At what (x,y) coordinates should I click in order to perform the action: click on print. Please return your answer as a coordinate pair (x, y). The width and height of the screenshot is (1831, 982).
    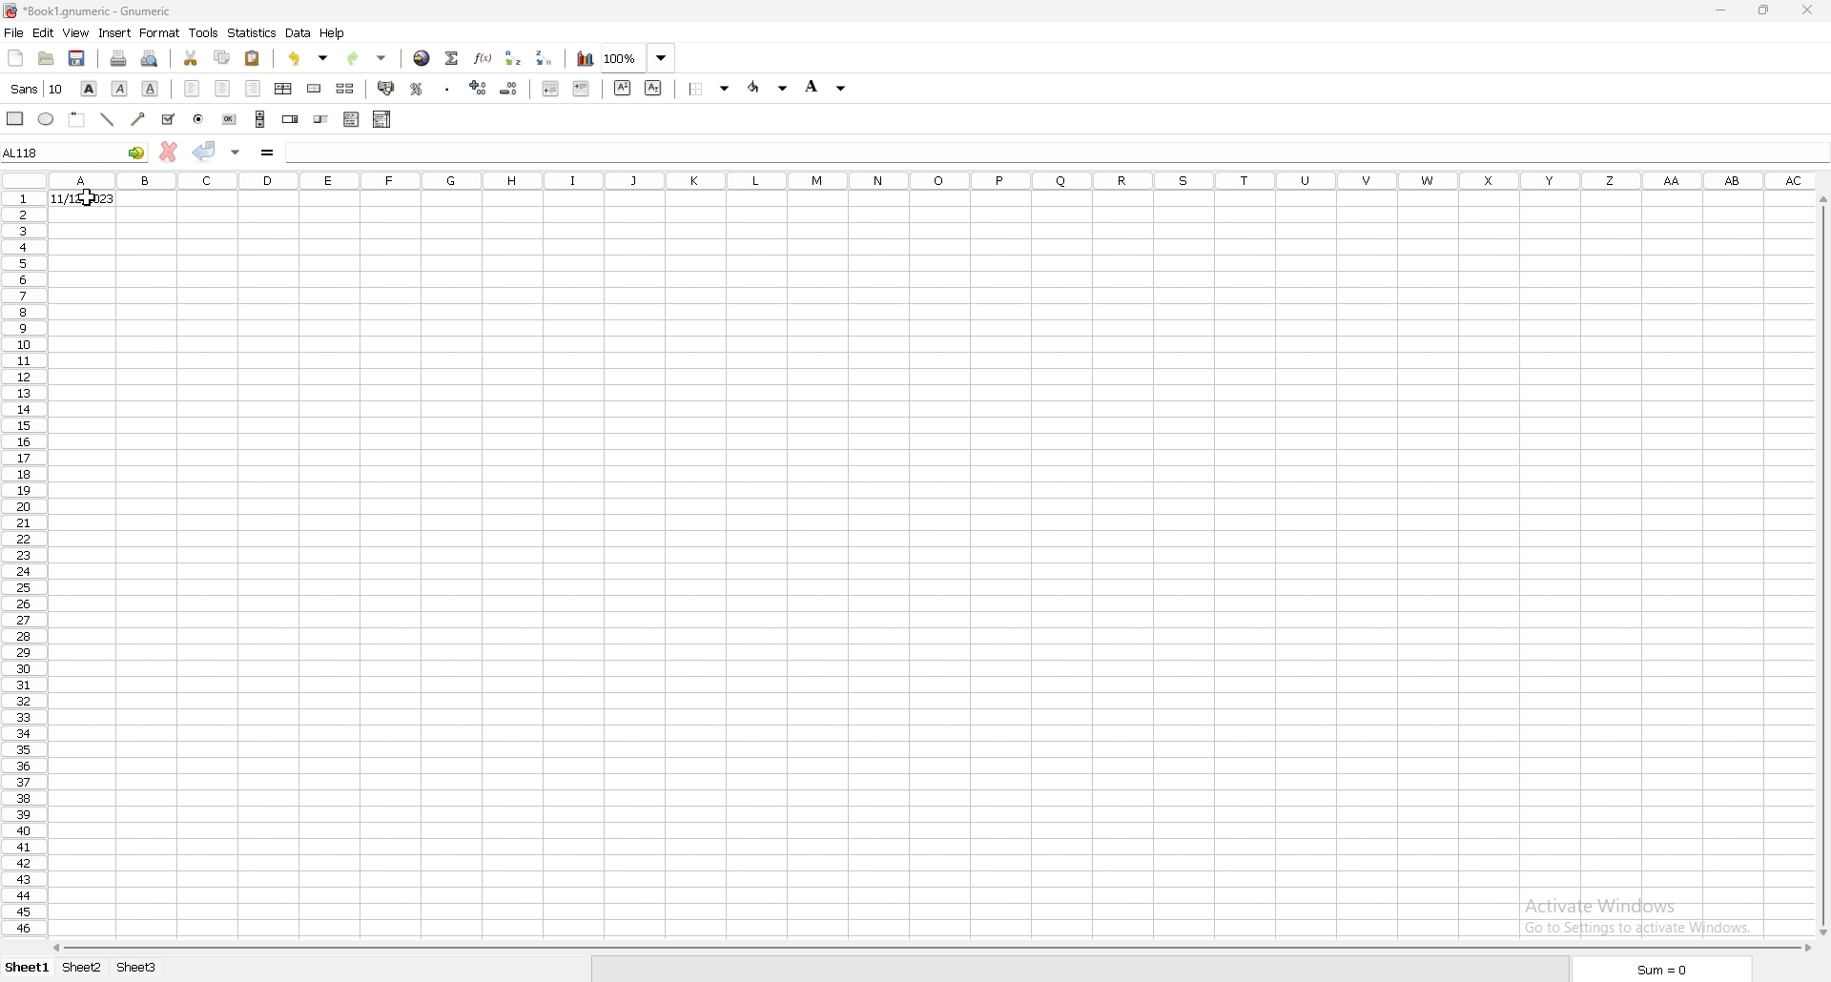
    Looking at the image, I should click on (118, 58).